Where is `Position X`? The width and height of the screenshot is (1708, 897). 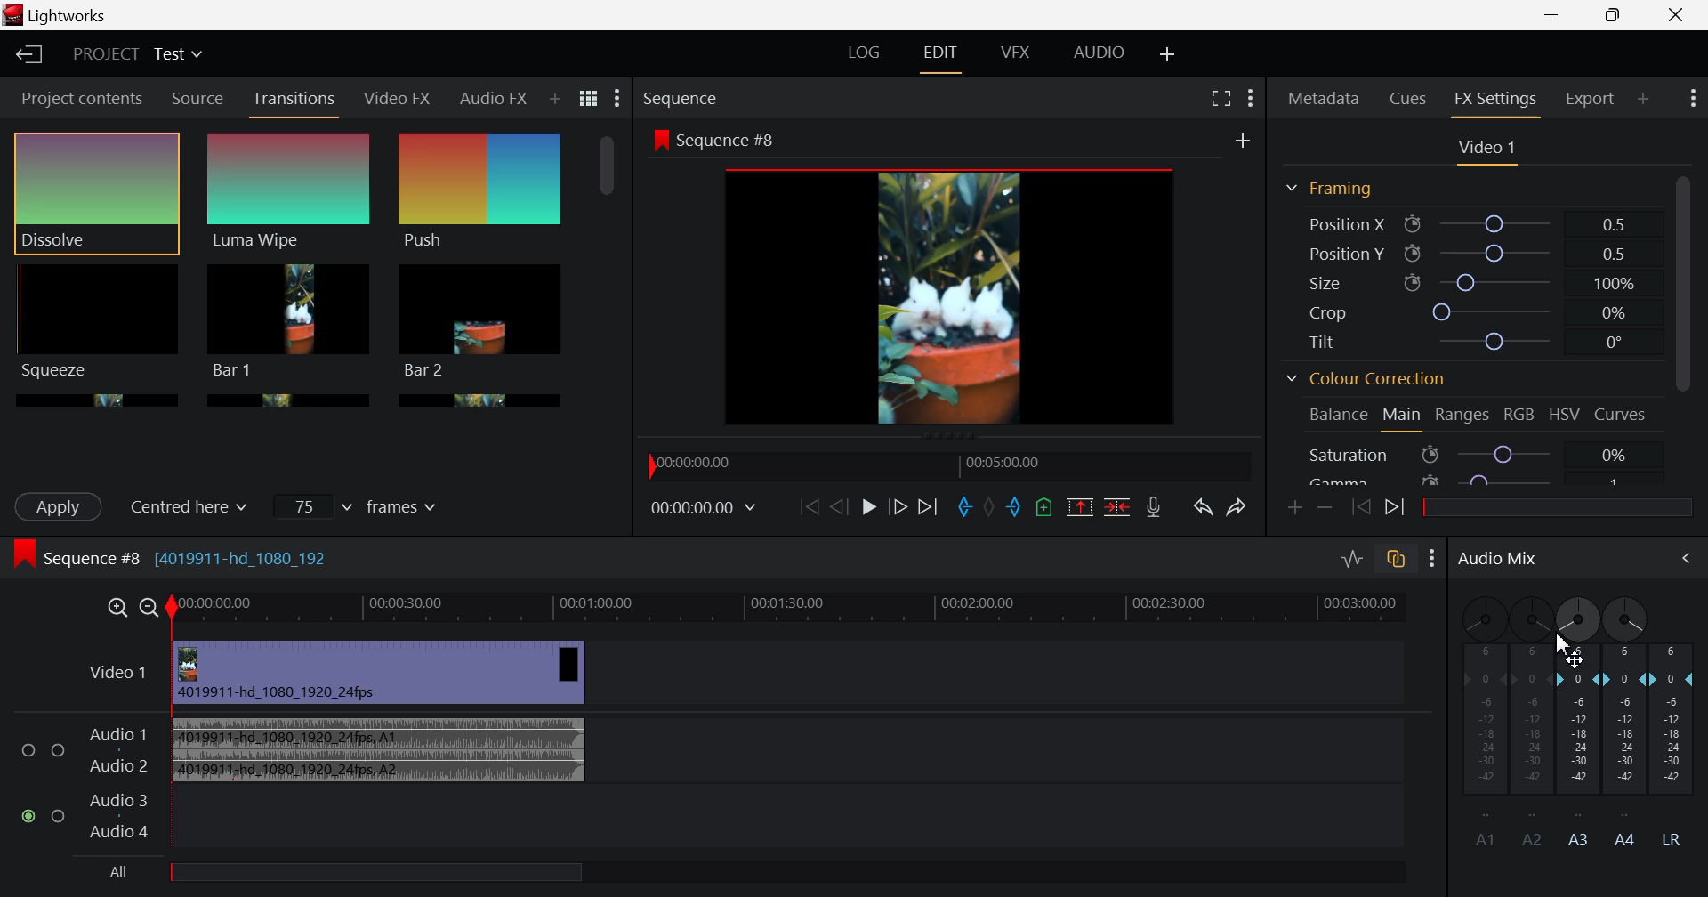 Position X is located at coordinates (1470, 223).